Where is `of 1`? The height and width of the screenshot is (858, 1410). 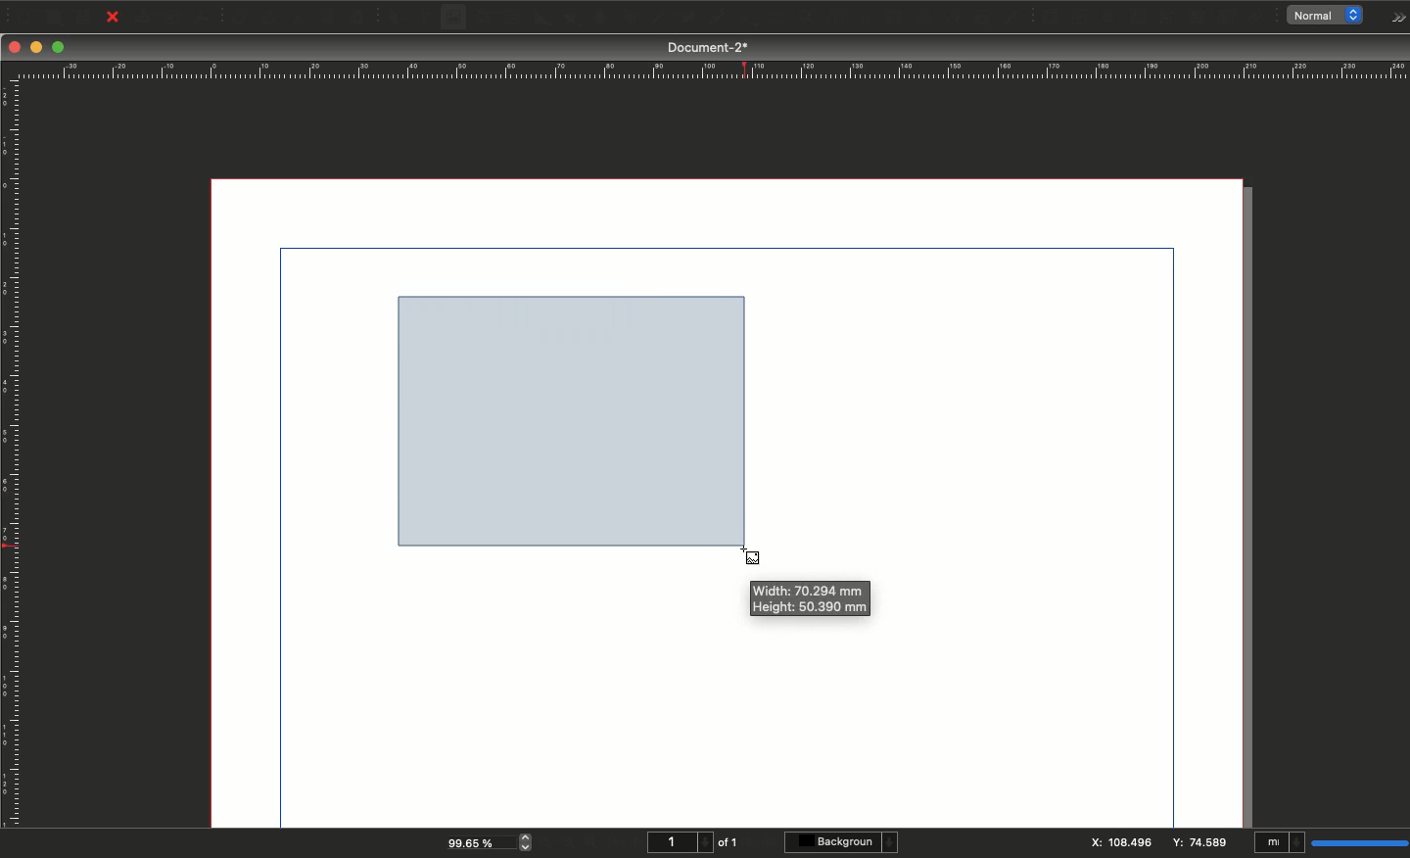 of 1 is located at coordinates (728, 842).